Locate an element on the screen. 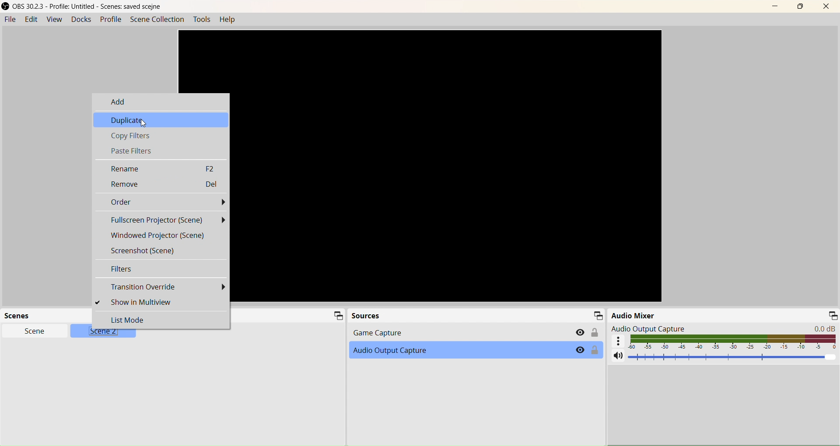  Paste Filters is located at coordinates (159, 149).